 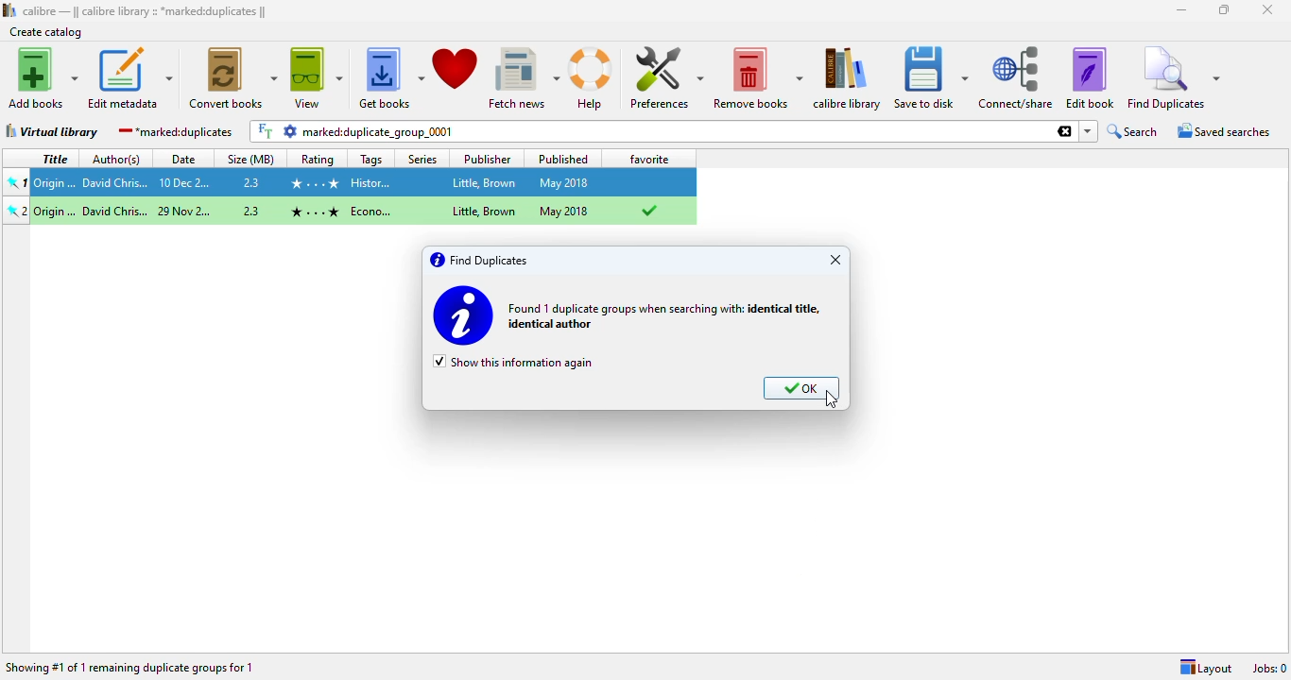 I want to click on minimize, so click(x=1182, y=10).